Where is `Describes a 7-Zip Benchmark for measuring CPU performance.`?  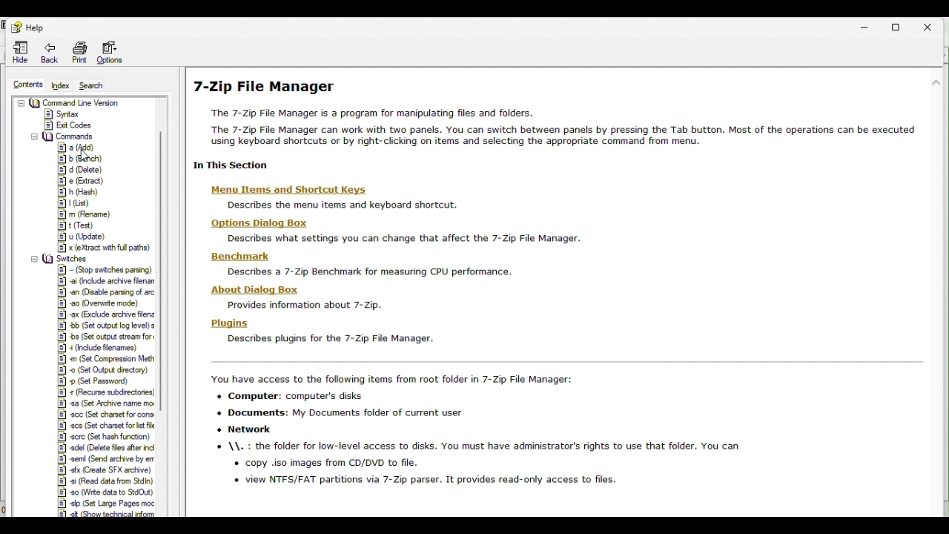
Describes a 7-Zip Benchmark for measuring CPU performance. is located at coordinates (367, 272).